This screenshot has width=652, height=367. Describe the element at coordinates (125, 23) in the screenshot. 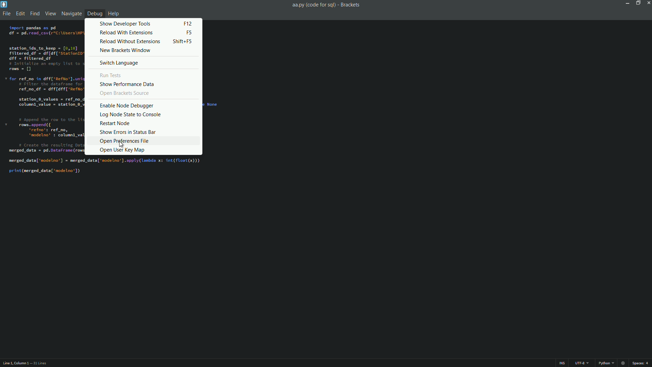

I see `show developer tools` at that location.